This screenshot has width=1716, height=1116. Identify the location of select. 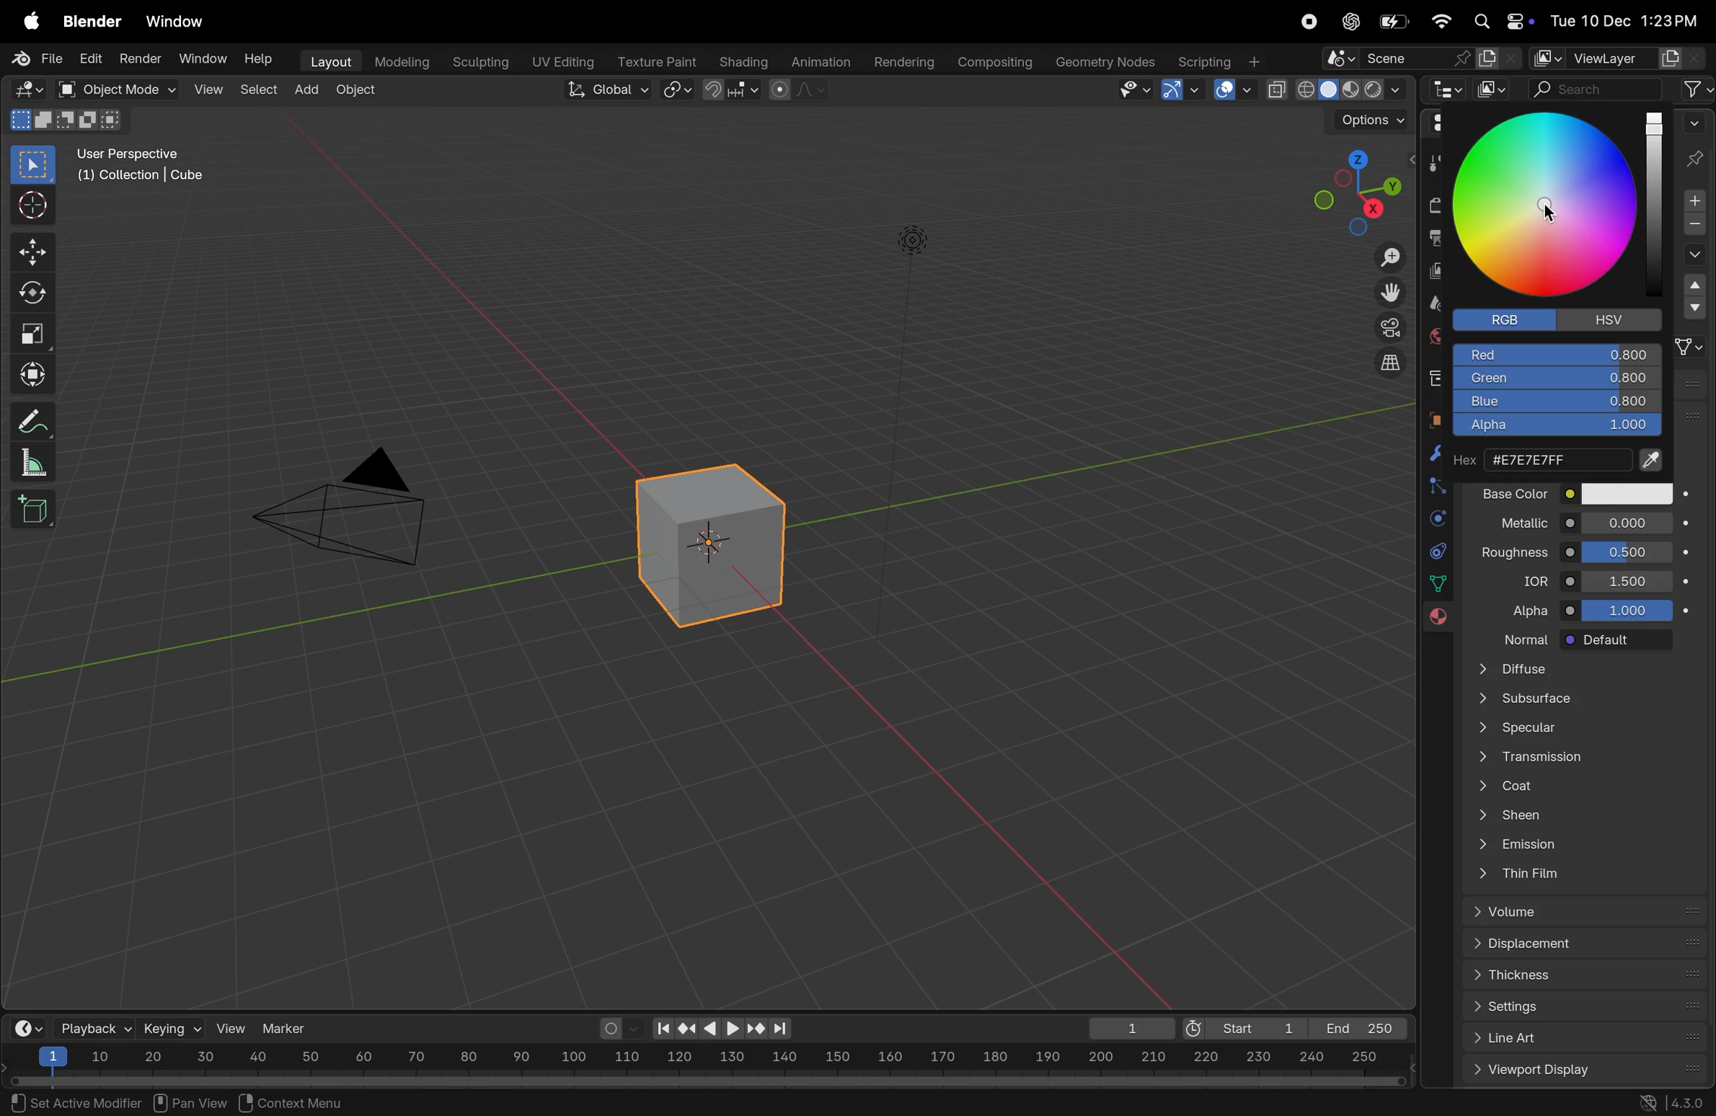
(35, 165).